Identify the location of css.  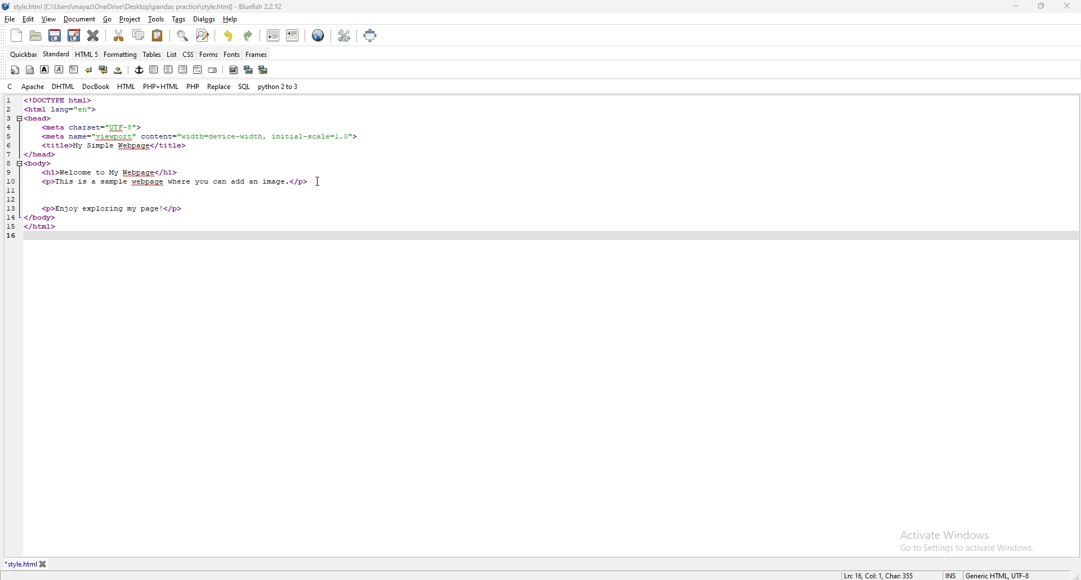
(188, 53).